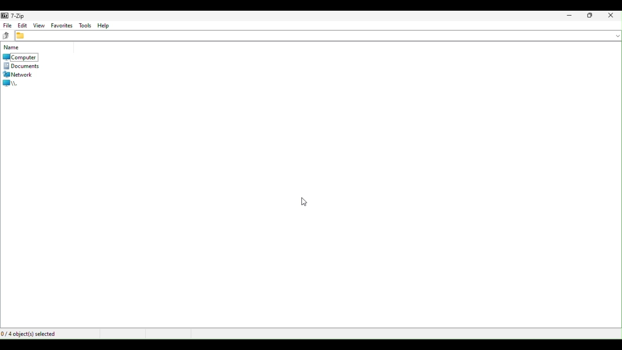 The height and width of the screenshot is (350, 622). Describe the element at coordinates (612, 16) in the screenshot. I see `Close` at that location.